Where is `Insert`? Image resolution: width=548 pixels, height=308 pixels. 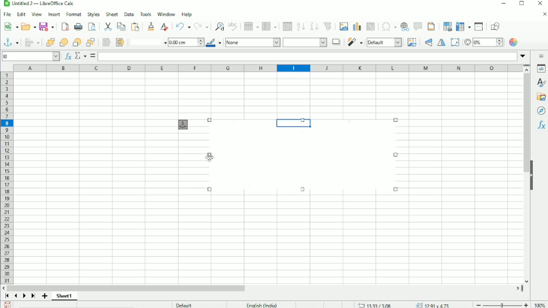 Insert is located at coordinates (53, 15).